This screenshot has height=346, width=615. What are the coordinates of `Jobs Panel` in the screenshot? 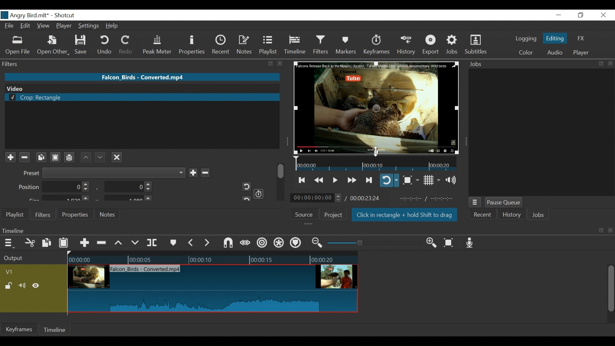 It's located at (541, 132).